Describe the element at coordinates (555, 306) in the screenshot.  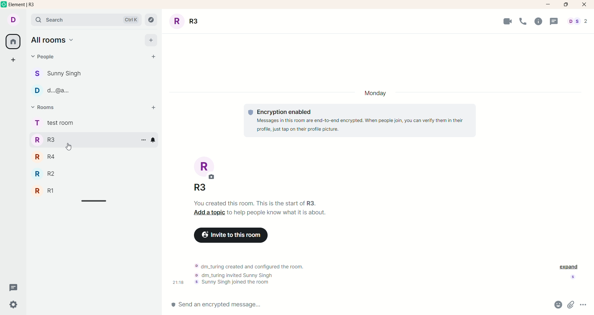
I see `emojis` at that location.